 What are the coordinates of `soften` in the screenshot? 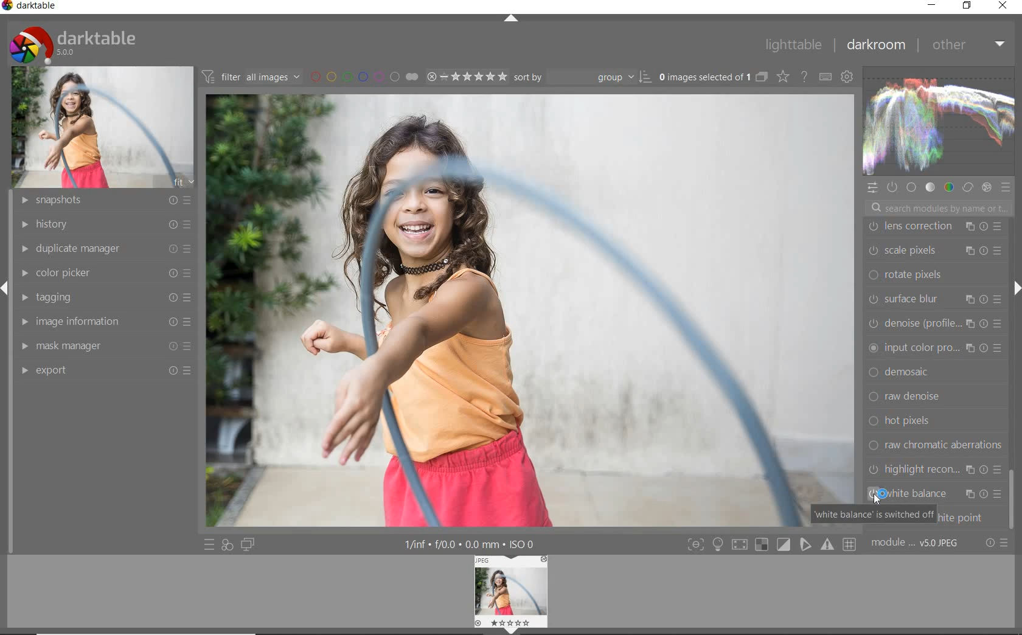 It's located at (937, 401).